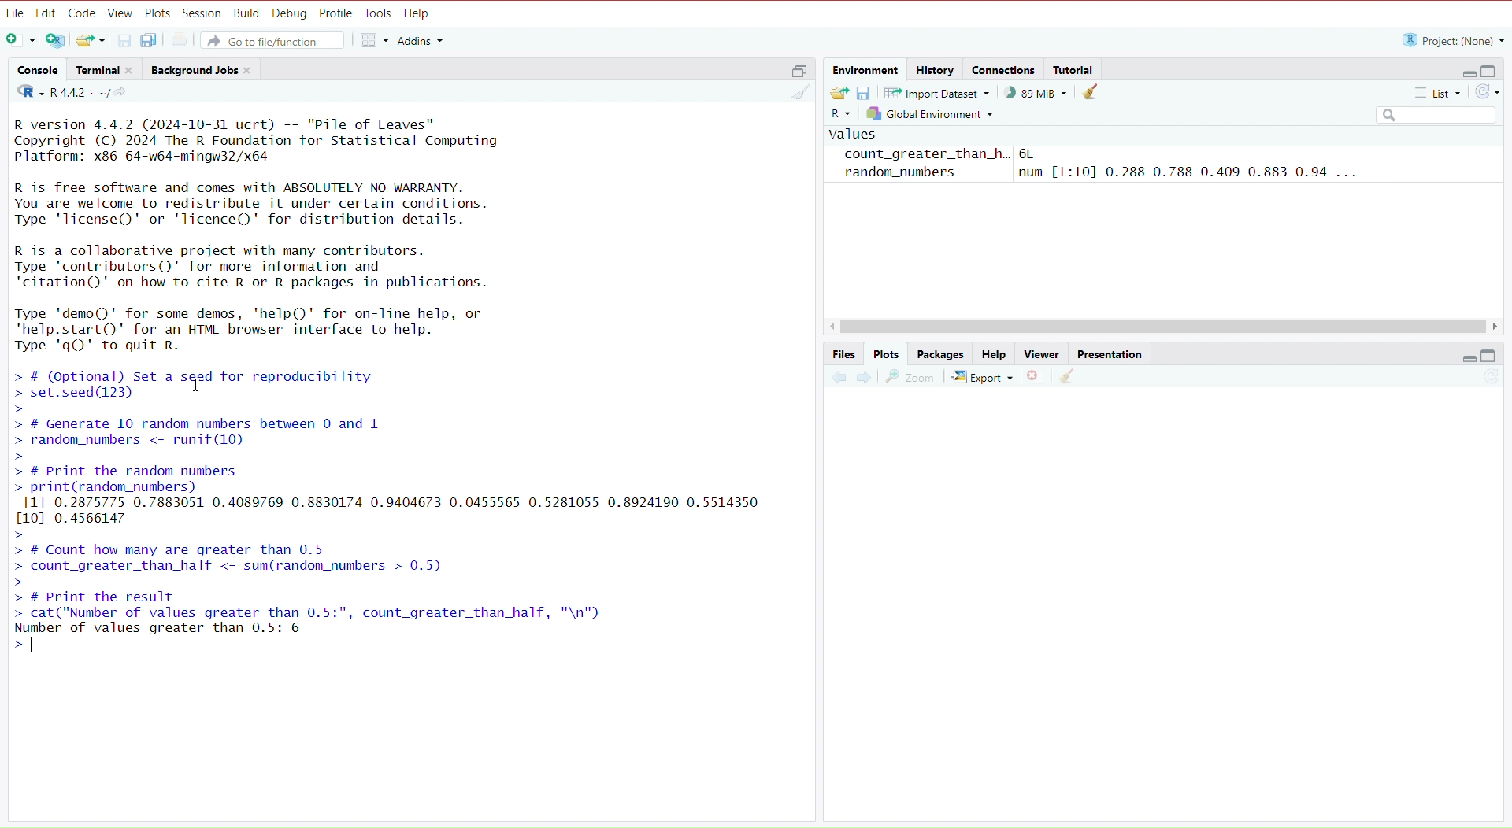 This screenshot has width=1512, height=828. I want to click on View, so click(120, 13).